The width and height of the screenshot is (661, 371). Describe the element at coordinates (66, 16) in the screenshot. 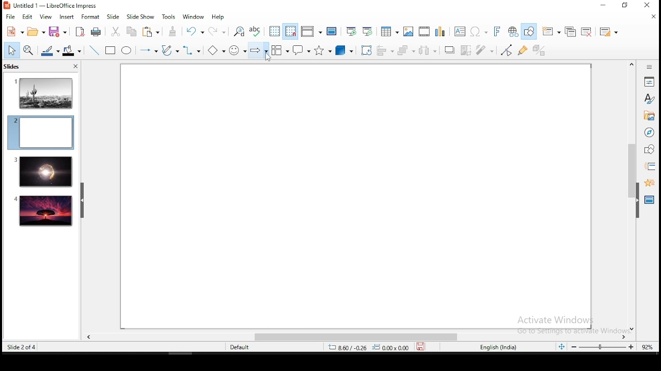

I see `insert` at that location.